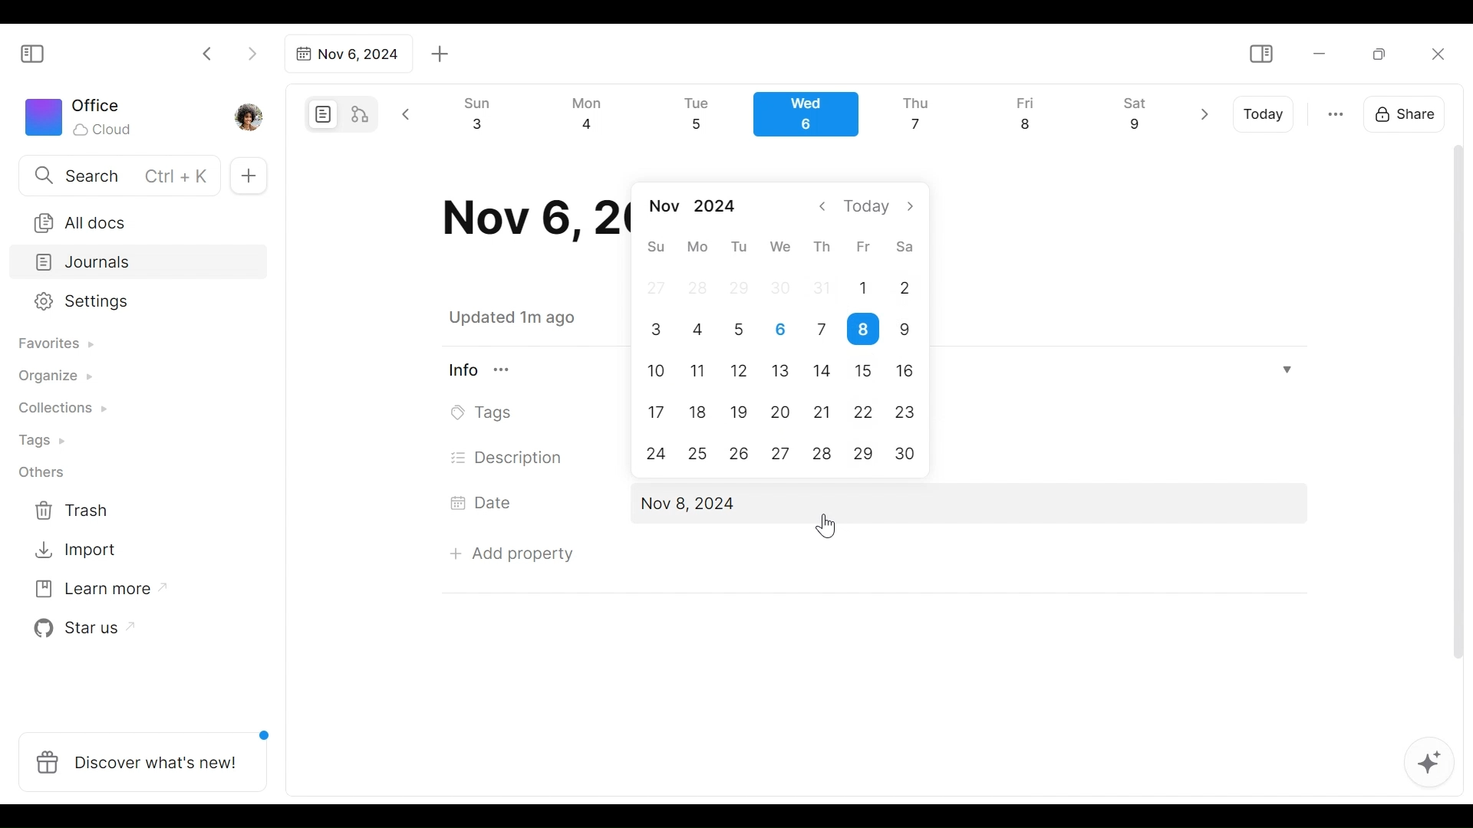 Image resolution: width=1473 pixels, height=828 pixels. I want to click on Share, so click(1409, 112).